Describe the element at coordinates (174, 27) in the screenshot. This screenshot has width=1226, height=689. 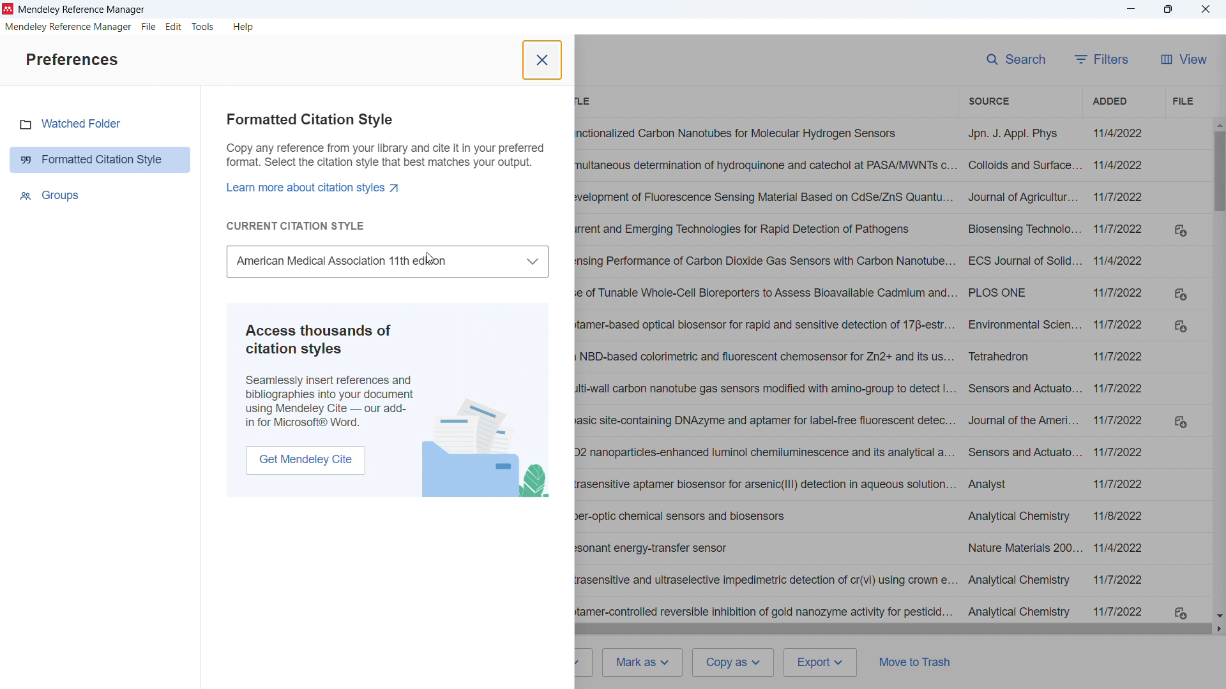
I see `edit` at that location.